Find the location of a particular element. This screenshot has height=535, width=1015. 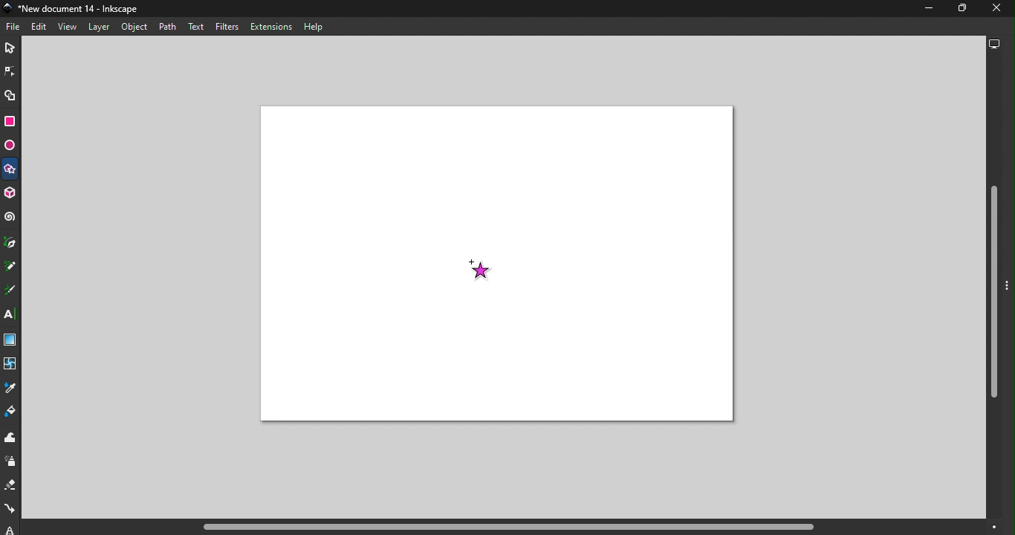

Dropper tool is located at coordinates (10, 390).